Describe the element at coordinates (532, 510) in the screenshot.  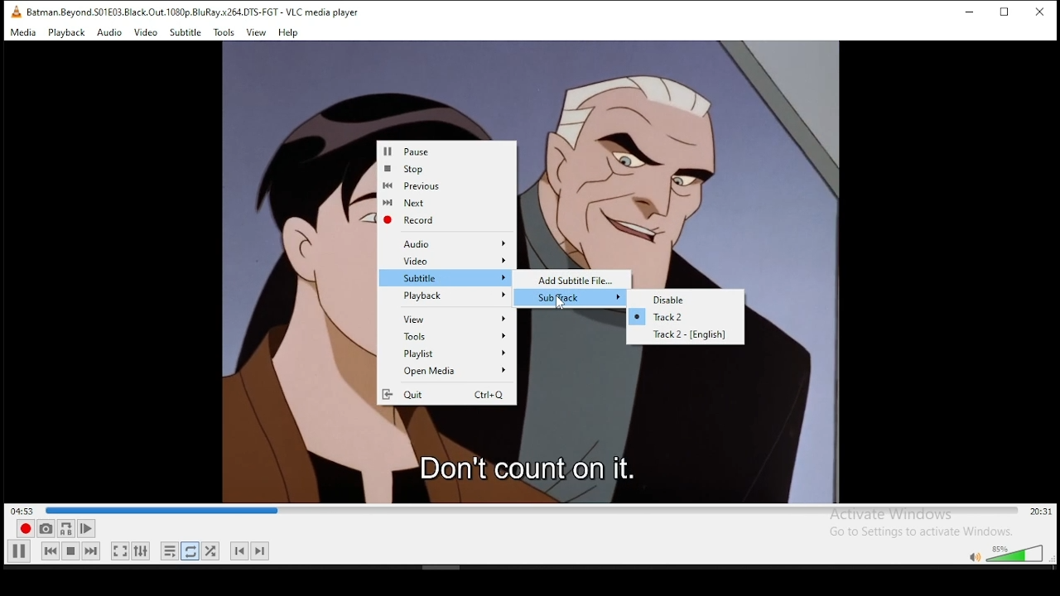
I see `progress bar` at that location.